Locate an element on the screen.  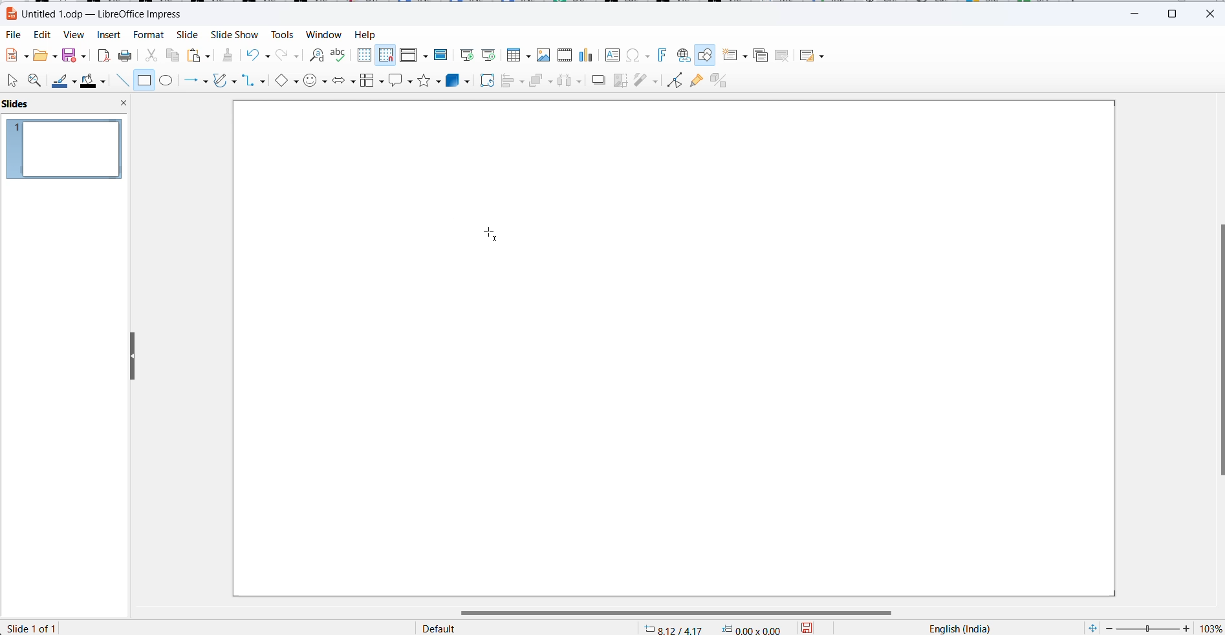
Edit is located at coordinates (44, 34).